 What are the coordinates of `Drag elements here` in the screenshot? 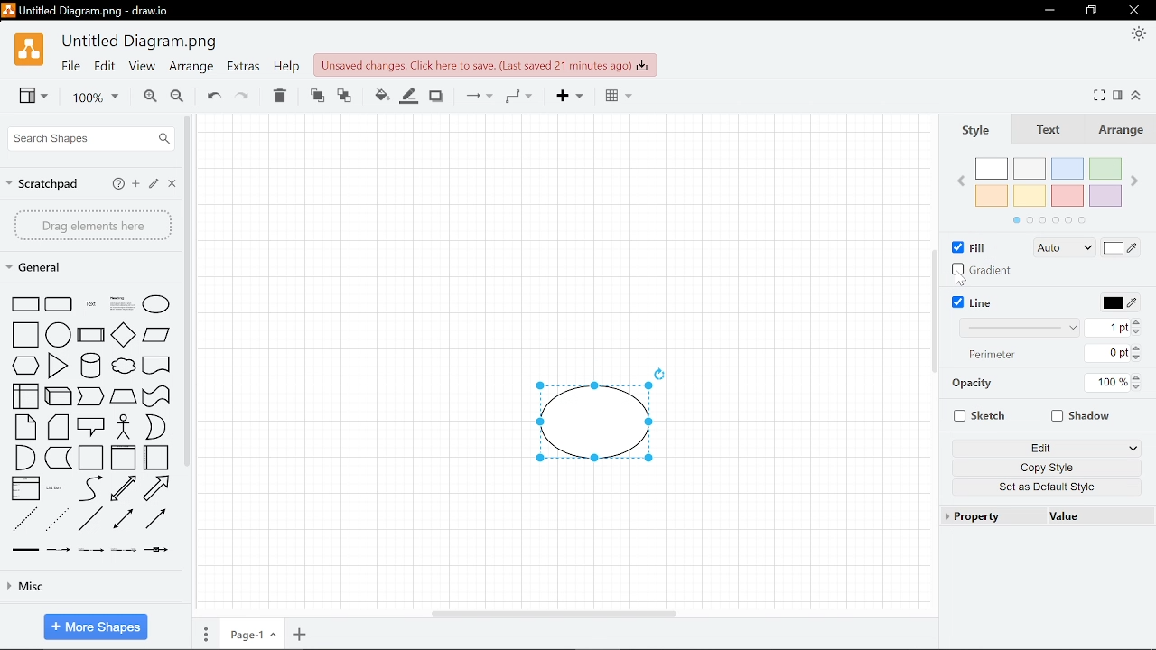 It's located at (94, 226).